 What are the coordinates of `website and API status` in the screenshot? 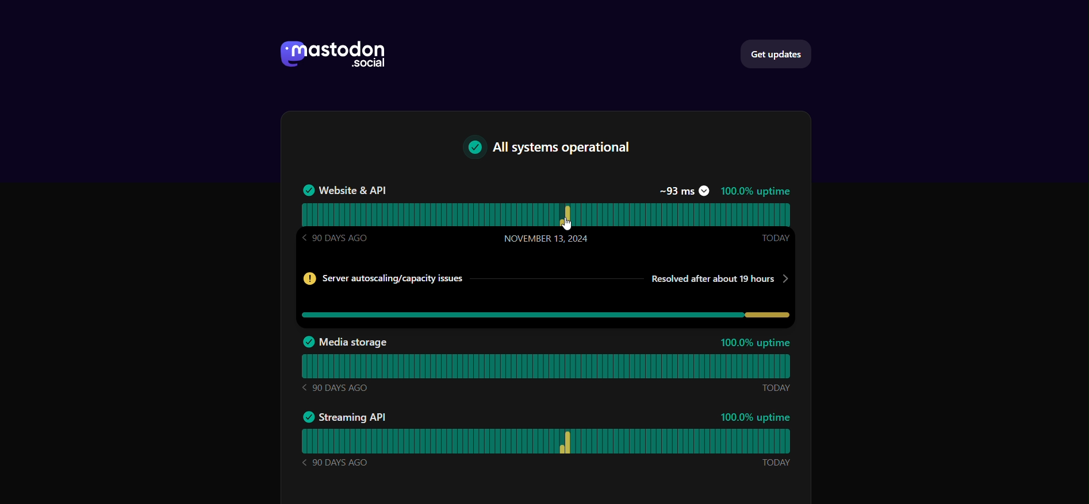 It's located at (548, 213).